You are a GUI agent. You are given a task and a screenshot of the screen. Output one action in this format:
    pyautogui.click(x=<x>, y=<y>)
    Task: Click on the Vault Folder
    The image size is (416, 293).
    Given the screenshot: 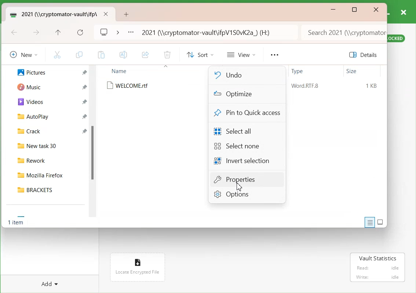 What is the action you would take?
    pyautogui.click(x=52, y=14)
    